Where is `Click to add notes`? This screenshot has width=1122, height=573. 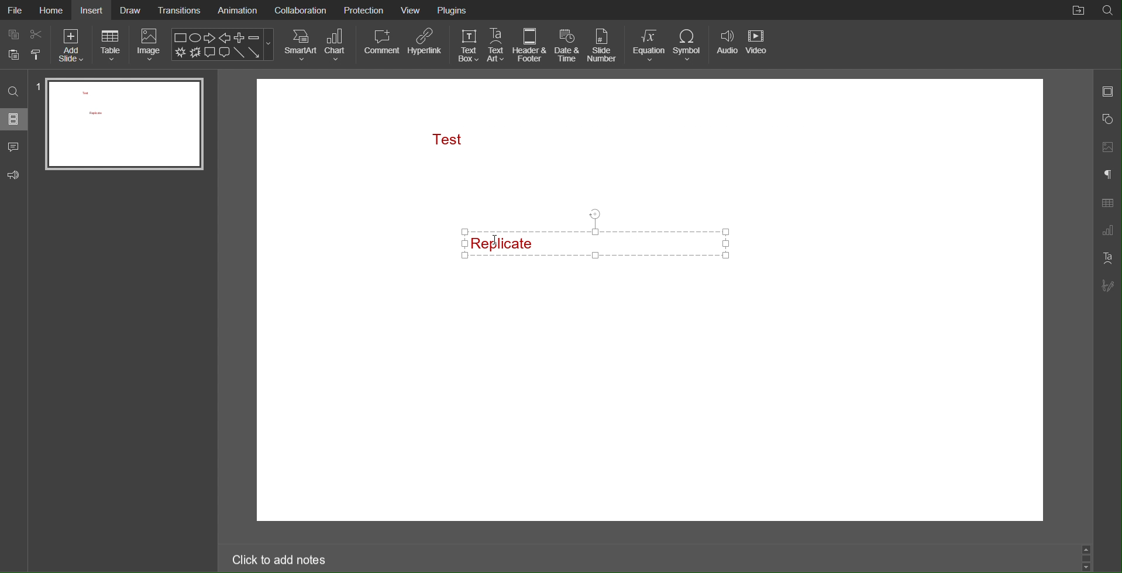 Click to add notes is located at coordinates (278, 561).